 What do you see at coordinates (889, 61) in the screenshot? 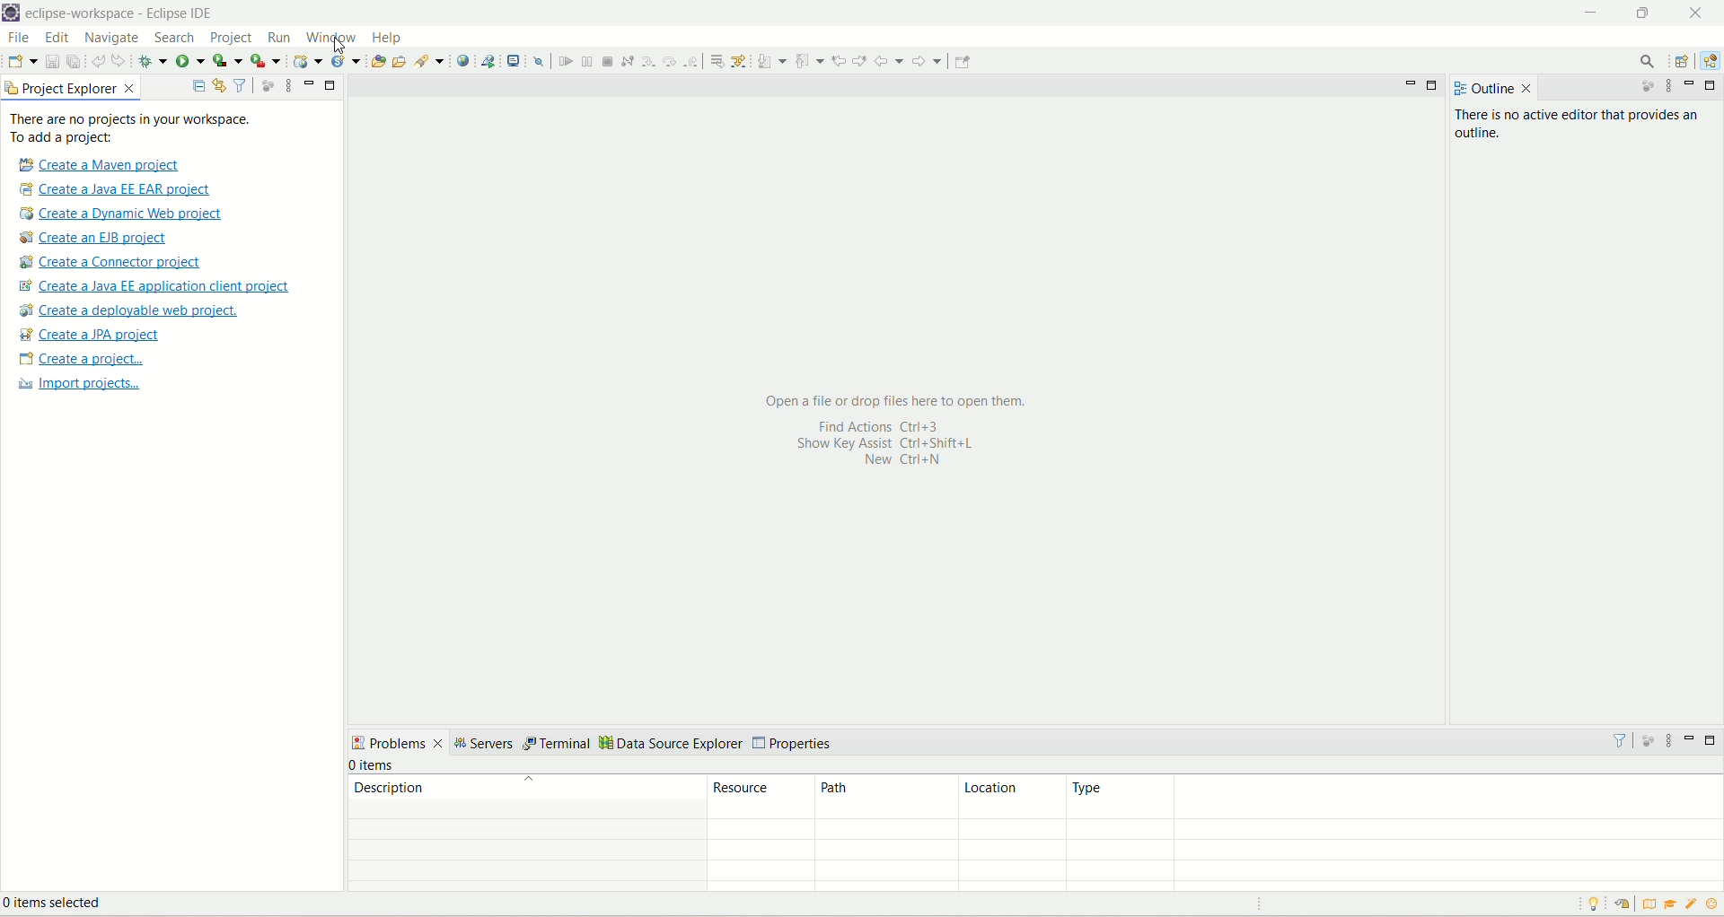
I see `back` at bounding box center [889, 61].